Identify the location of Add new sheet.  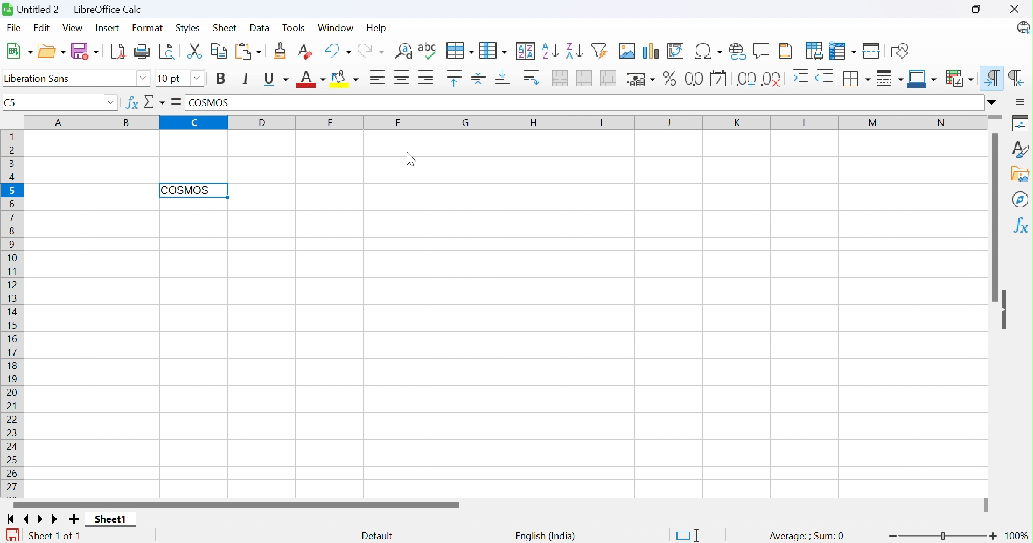
(74, 519).